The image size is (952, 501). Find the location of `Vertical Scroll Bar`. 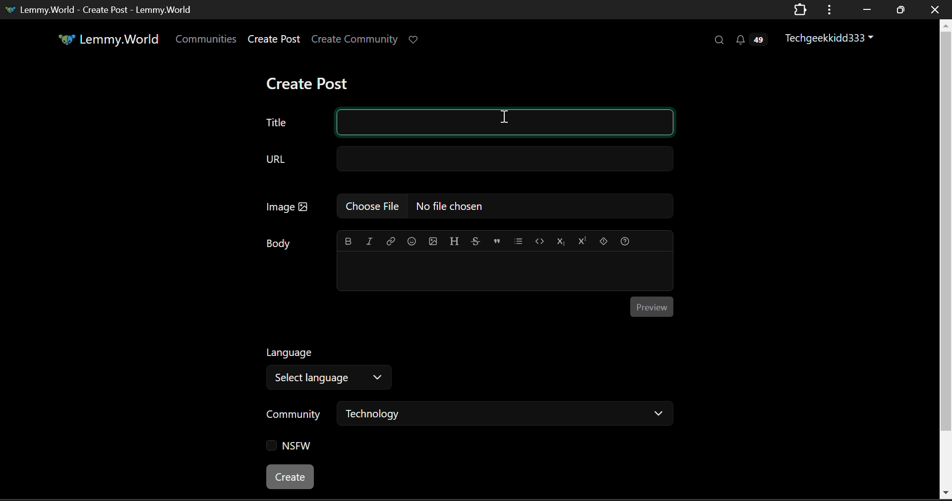

Vertical Scroll Bar is located at coordinates (946, 259).